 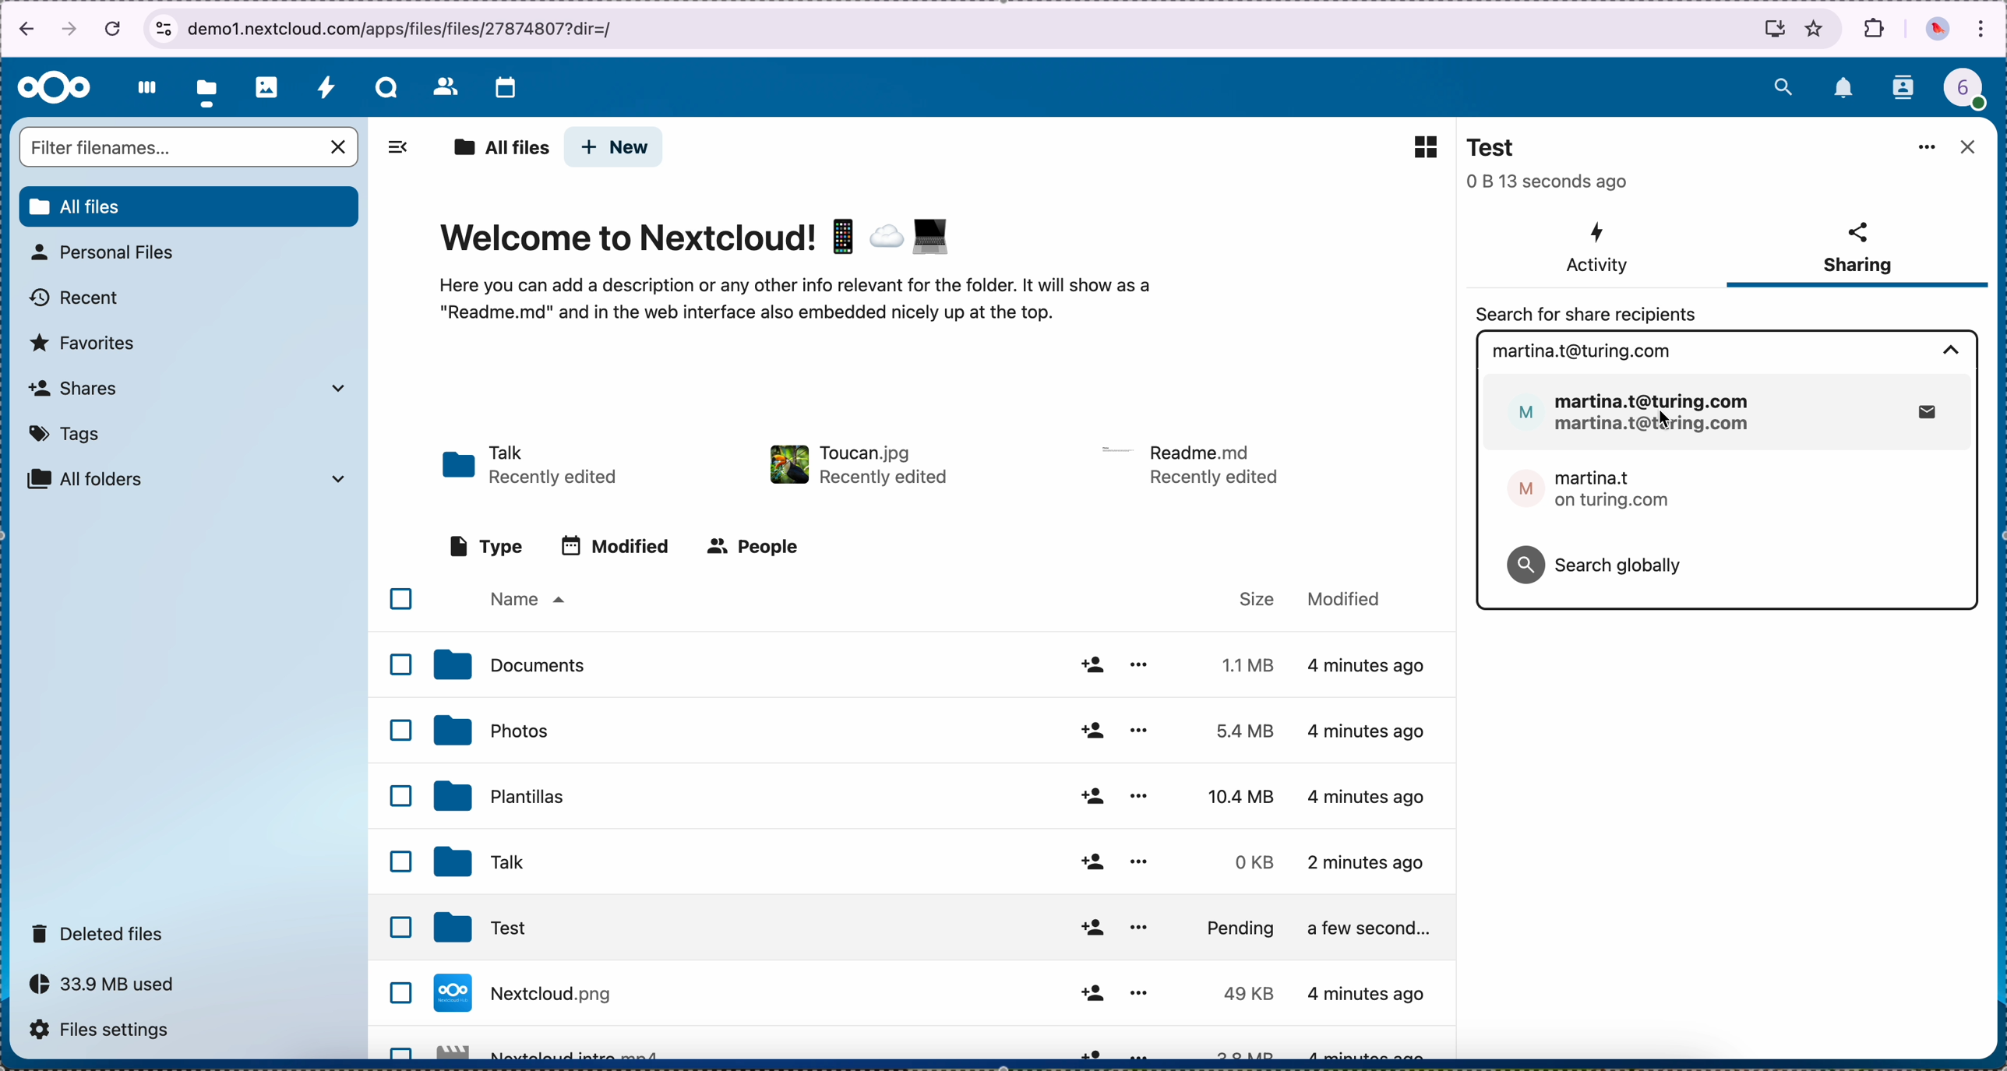 I want to click on Test folder, so click(x=946, y=928).